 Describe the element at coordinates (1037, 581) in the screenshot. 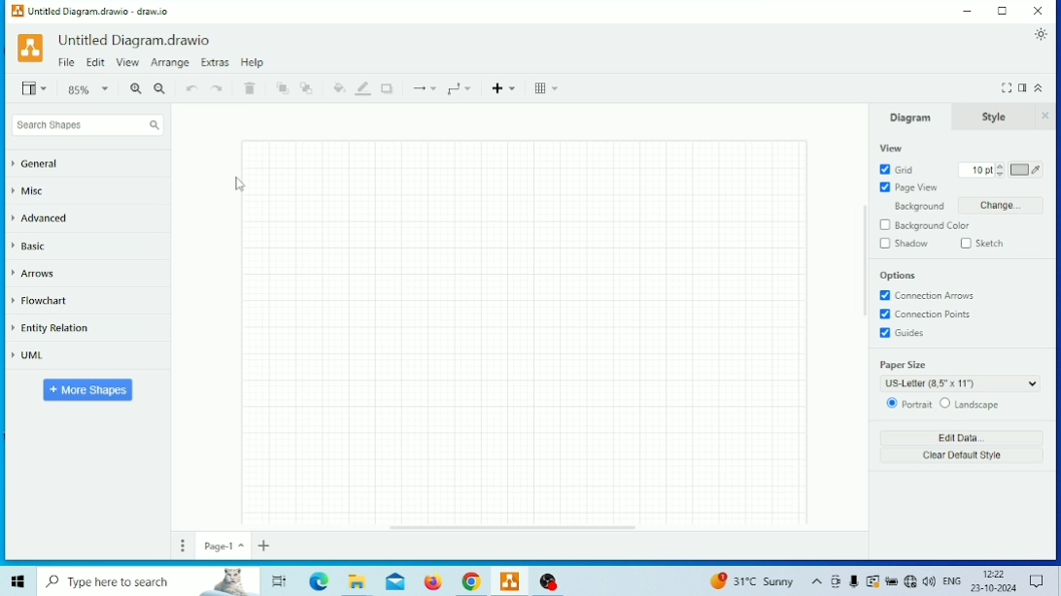

I see `Notifications` at that location.